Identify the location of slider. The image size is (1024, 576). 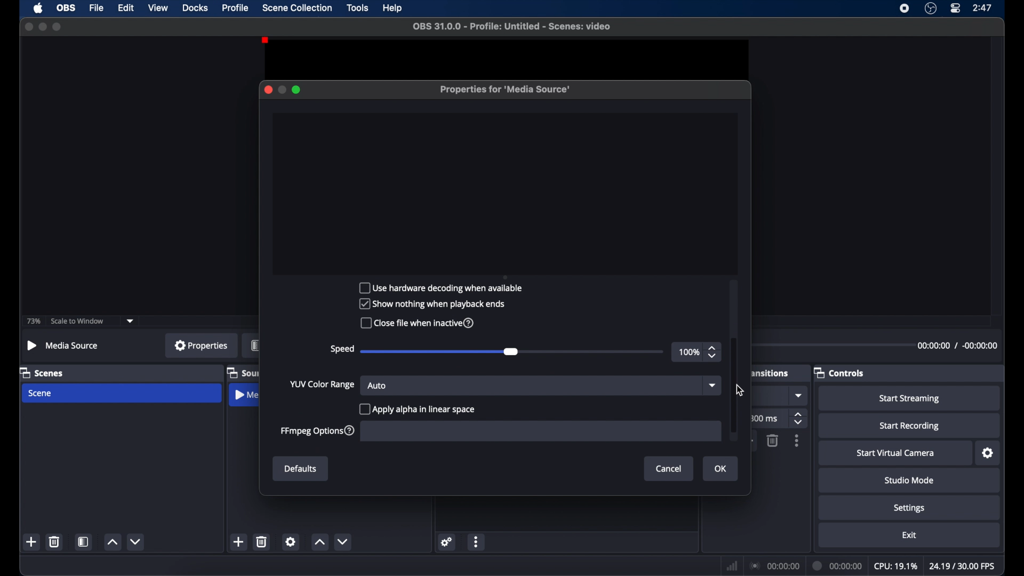
(439, 352).